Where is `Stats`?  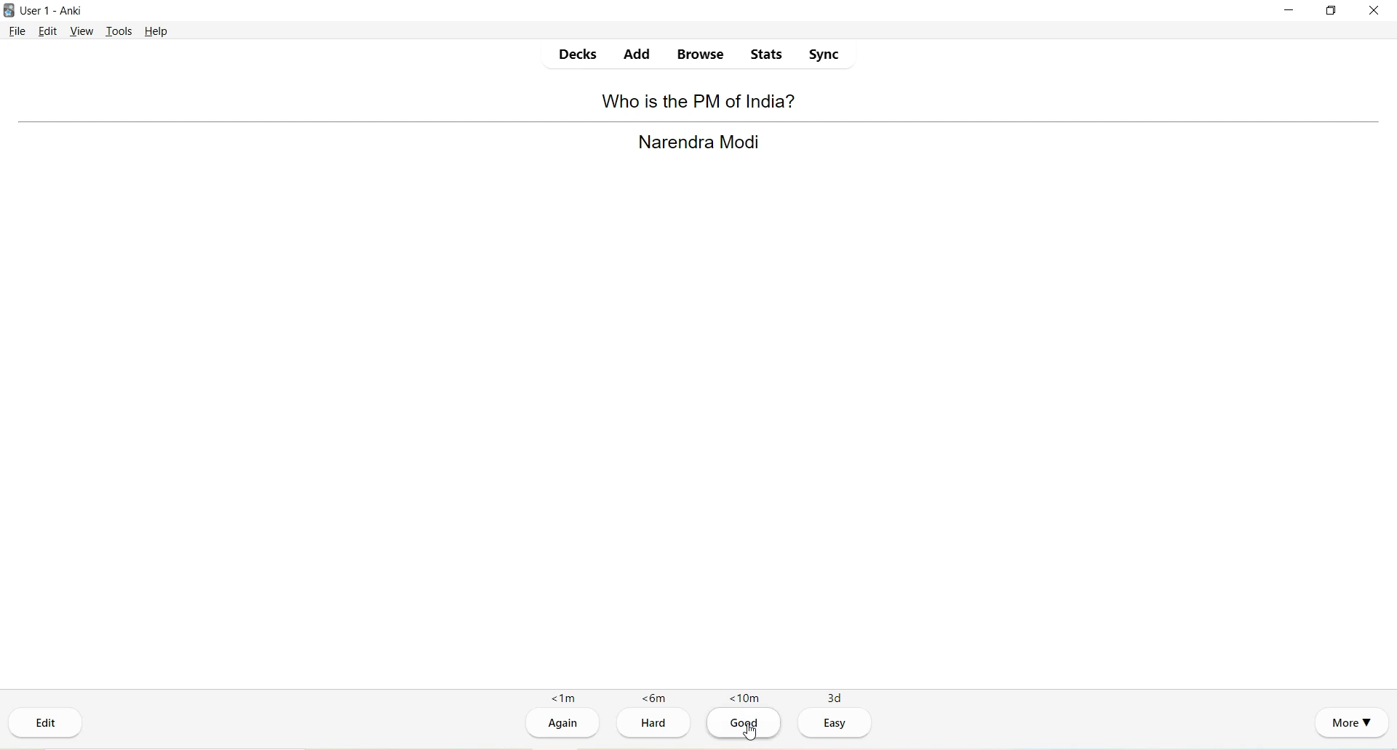 Stats is located at coordinates (767, 56).